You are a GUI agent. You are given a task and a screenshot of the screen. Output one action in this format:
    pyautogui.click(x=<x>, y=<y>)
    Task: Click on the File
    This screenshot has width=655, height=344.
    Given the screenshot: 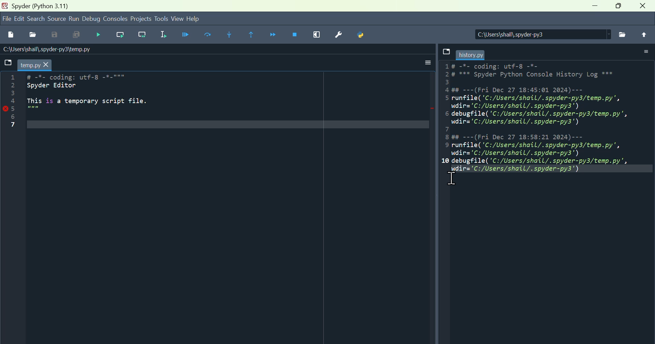 What is the action you would take?
    pyautogui.click(x=12, y=36)
    